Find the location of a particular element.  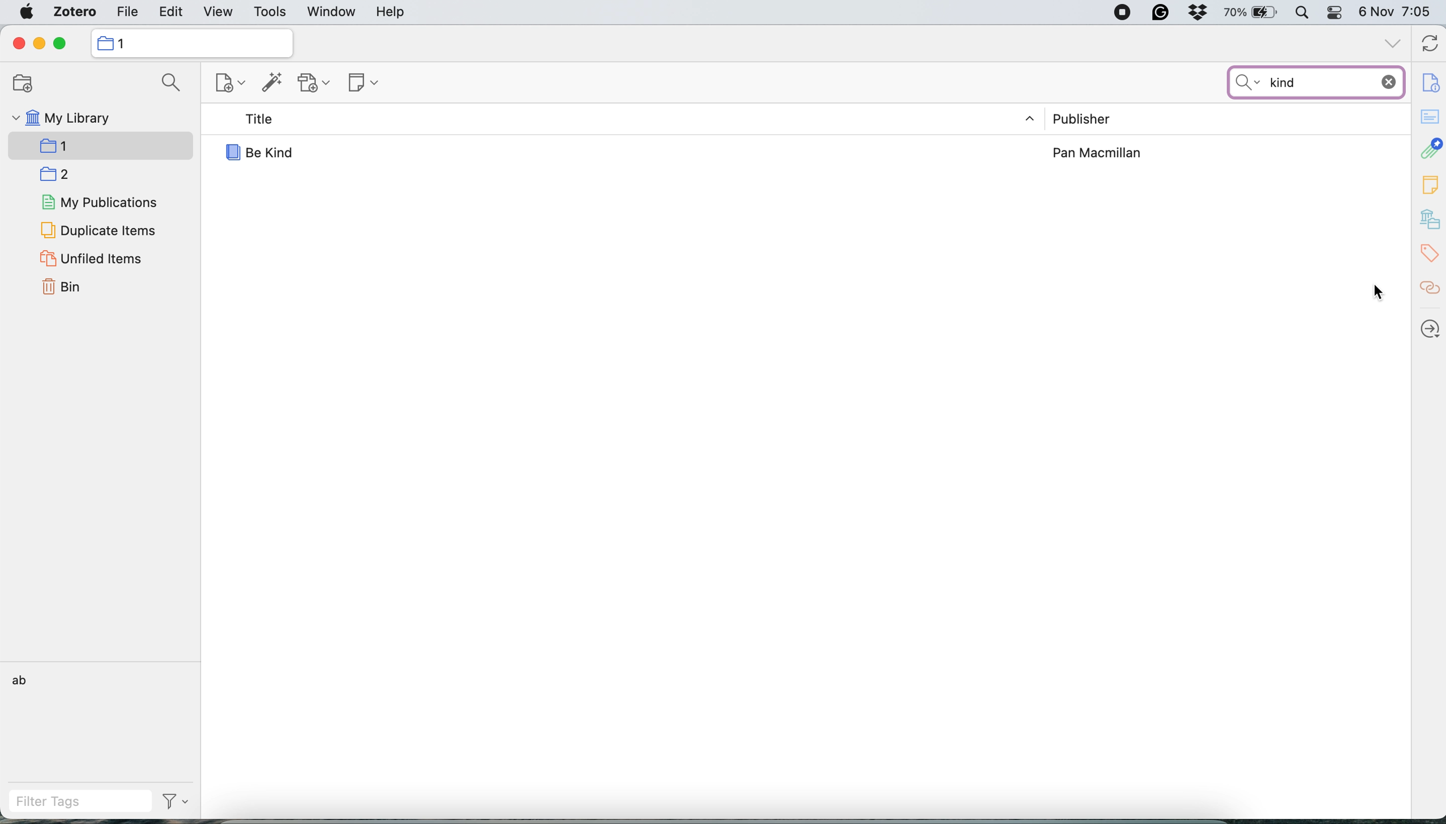

kind is located at coordinates (1284, 83).